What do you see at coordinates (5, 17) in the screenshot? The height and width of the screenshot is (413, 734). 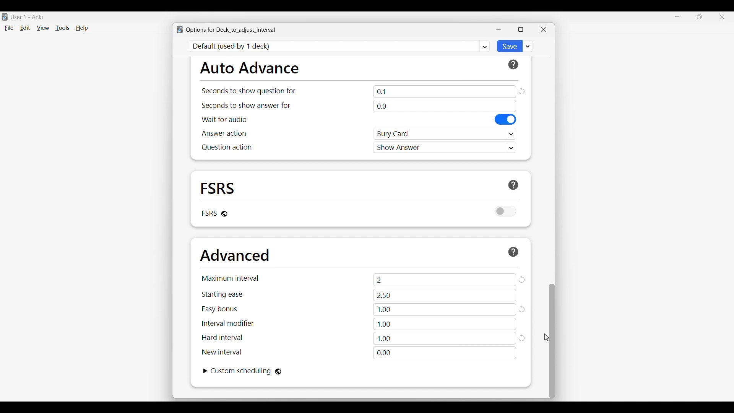 I see `Software logo` at bounding box center [5, 17].